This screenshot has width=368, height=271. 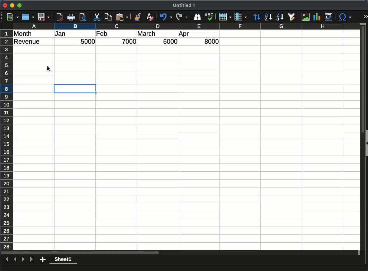 I want to click on clear formatting , so click(x=150, y=17).